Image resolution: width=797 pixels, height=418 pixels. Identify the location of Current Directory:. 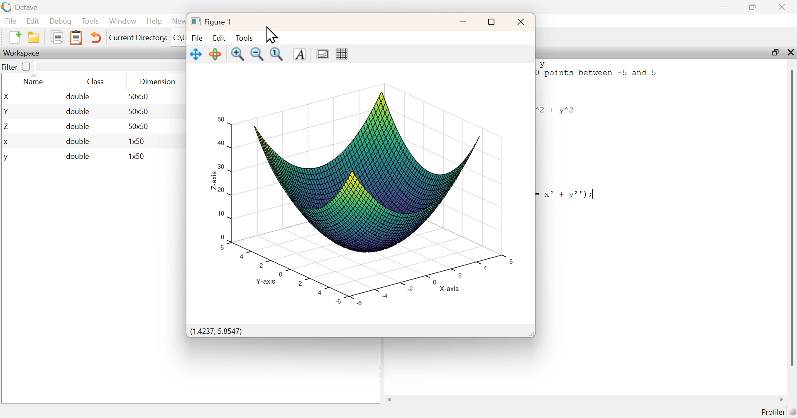
(139, 38).